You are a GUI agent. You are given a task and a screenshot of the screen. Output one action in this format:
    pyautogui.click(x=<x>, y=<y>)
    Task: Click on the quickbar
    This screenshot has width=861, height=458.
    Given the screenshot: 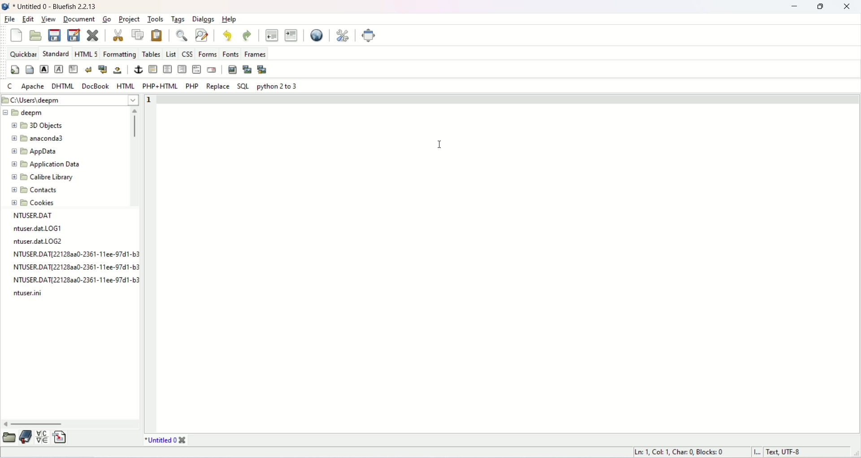 What is the action you would take?
    pyautogui.click(x=24, y=55)
    